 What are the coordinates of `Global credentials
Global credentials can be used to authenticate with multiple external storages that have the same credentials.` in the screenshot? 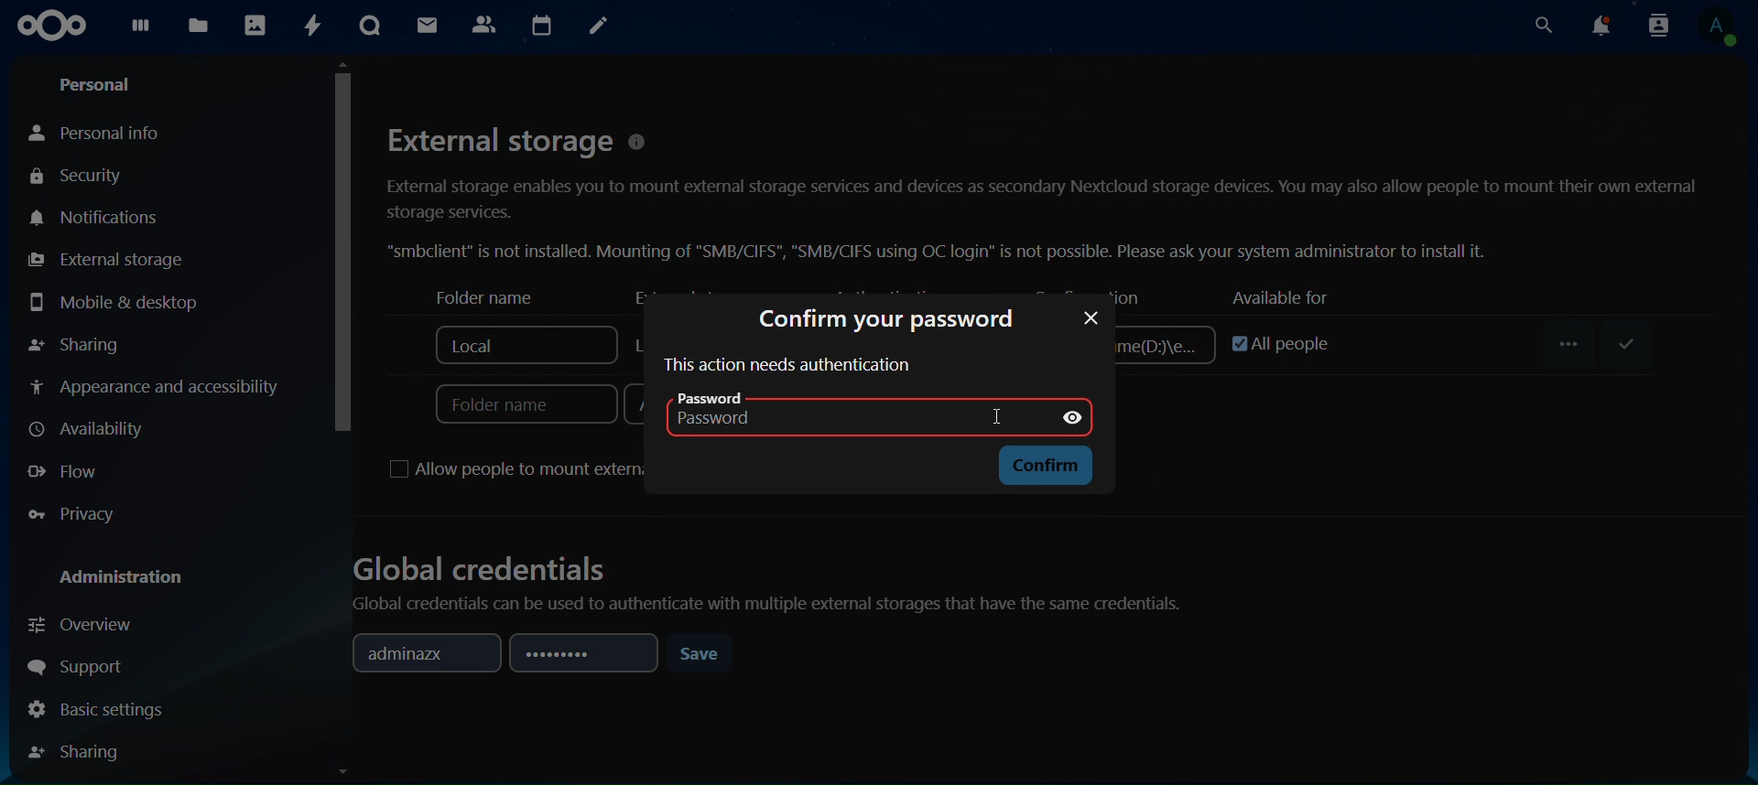 It's located at (779, 577).